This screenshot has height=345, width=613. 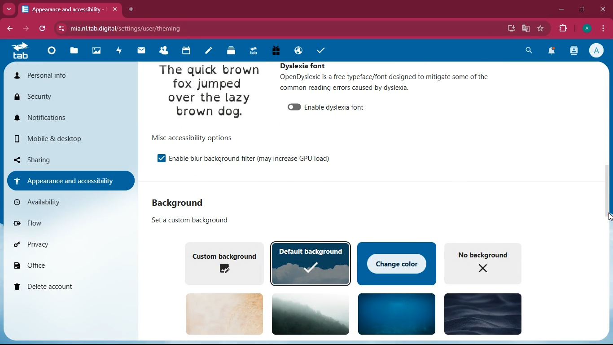 I want to click on office, so click(x=63, y=265).